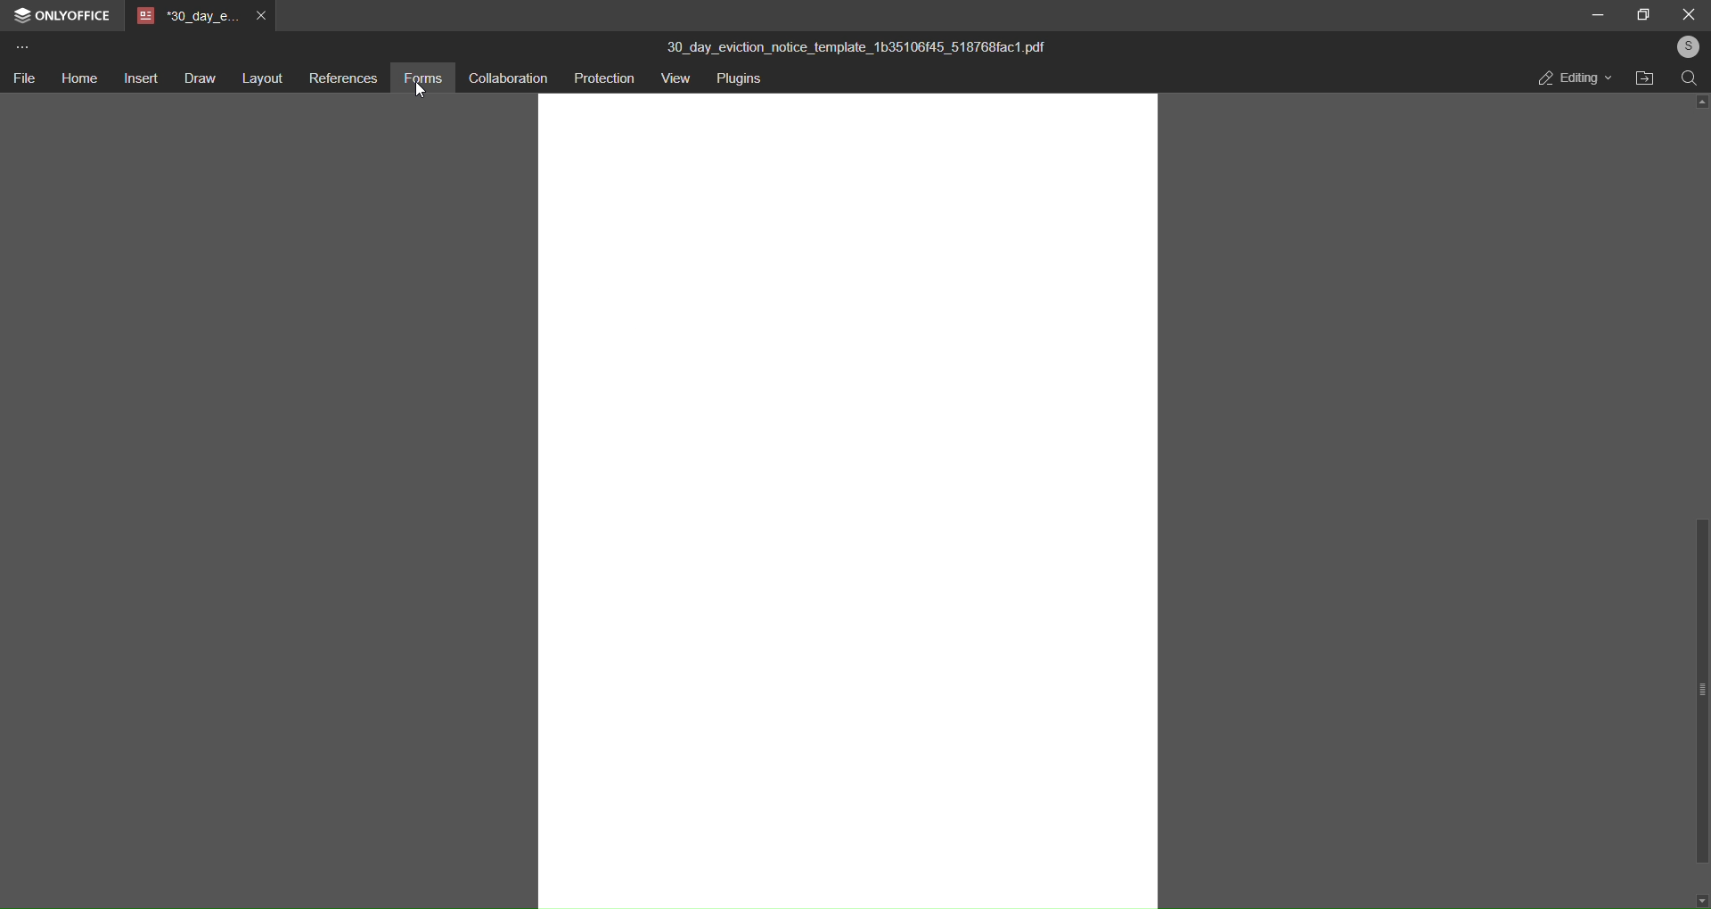 Image resolution: width=1711 pixels, height=909 pixels. I want to click on minimize, so click(1596, 12).